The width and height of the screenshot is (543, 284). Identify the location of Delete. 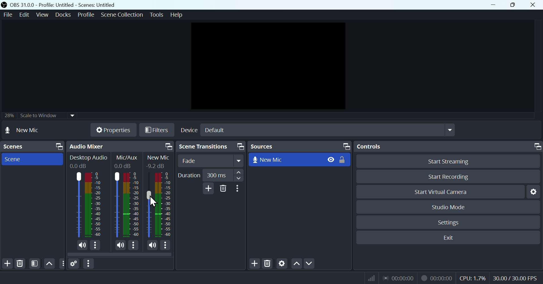
(223, 189).